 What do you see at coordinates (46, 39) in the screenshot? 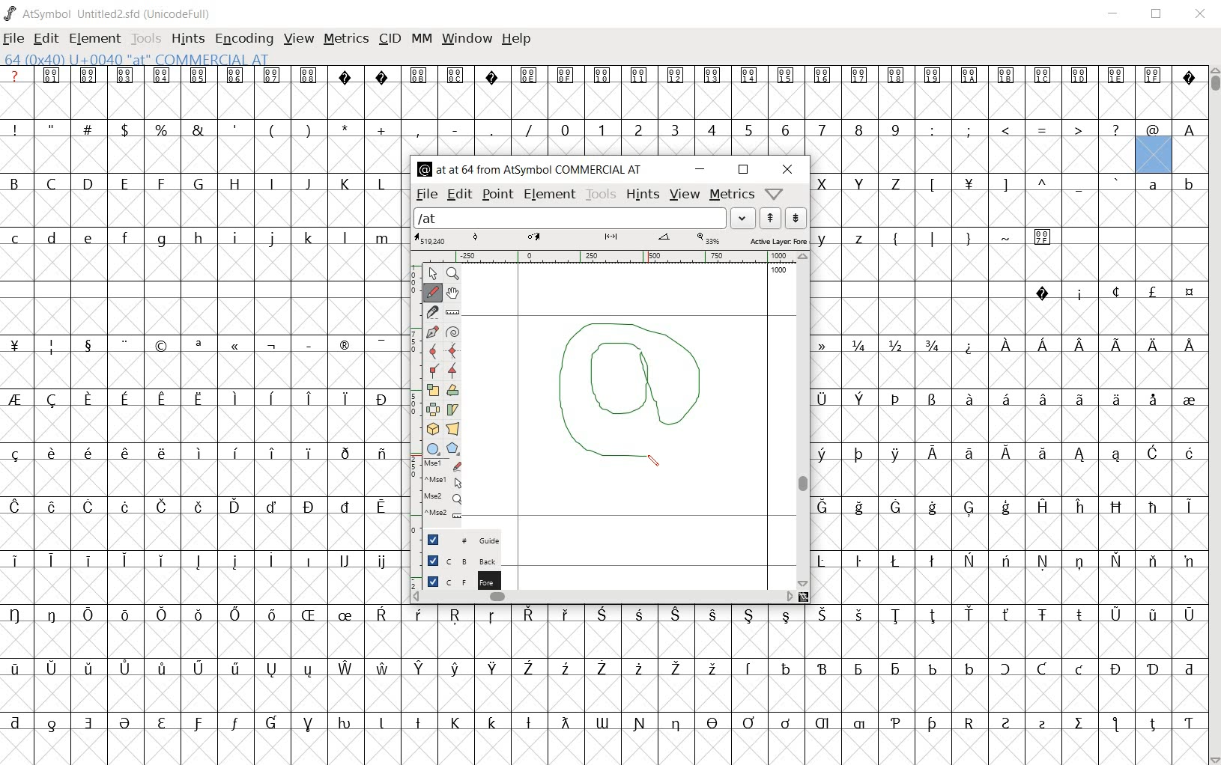
I see `EDIT` at bounding box center [46, 39].